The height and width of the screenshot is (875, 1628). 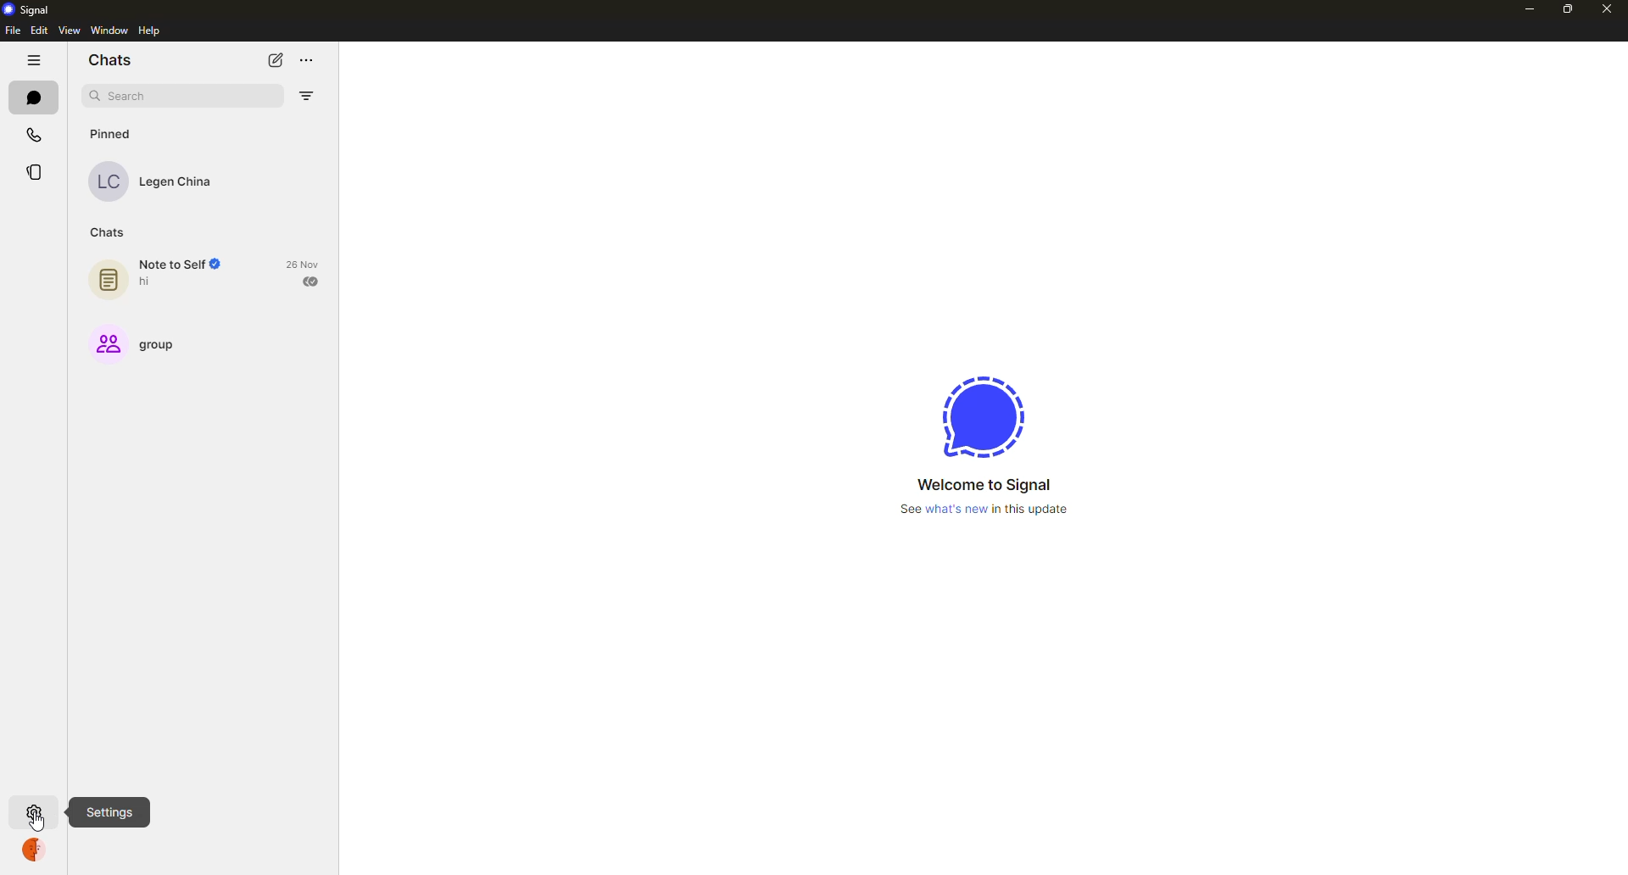 What do you see at coordinates (69, 31) in the screenshot?
I see `view` at bounding box center [69, 31].